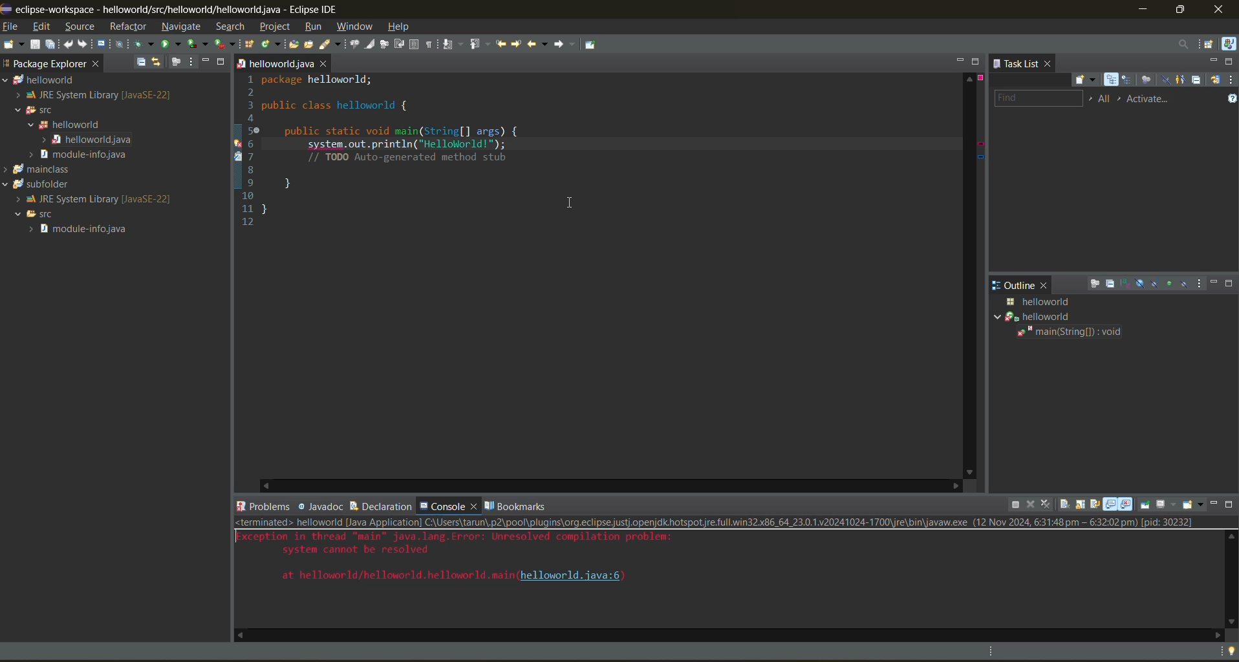 This screenshot has width=1239, height=662. What do you see at coordinates (141, 63) in the screenshot?
I see `collapse all` at bounding box center [141, 63].